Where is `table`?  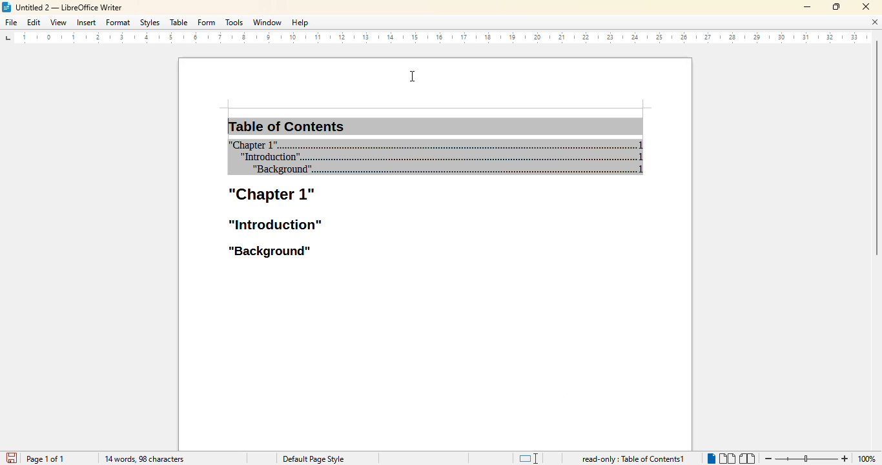 table is located at coordinates (179, 22).